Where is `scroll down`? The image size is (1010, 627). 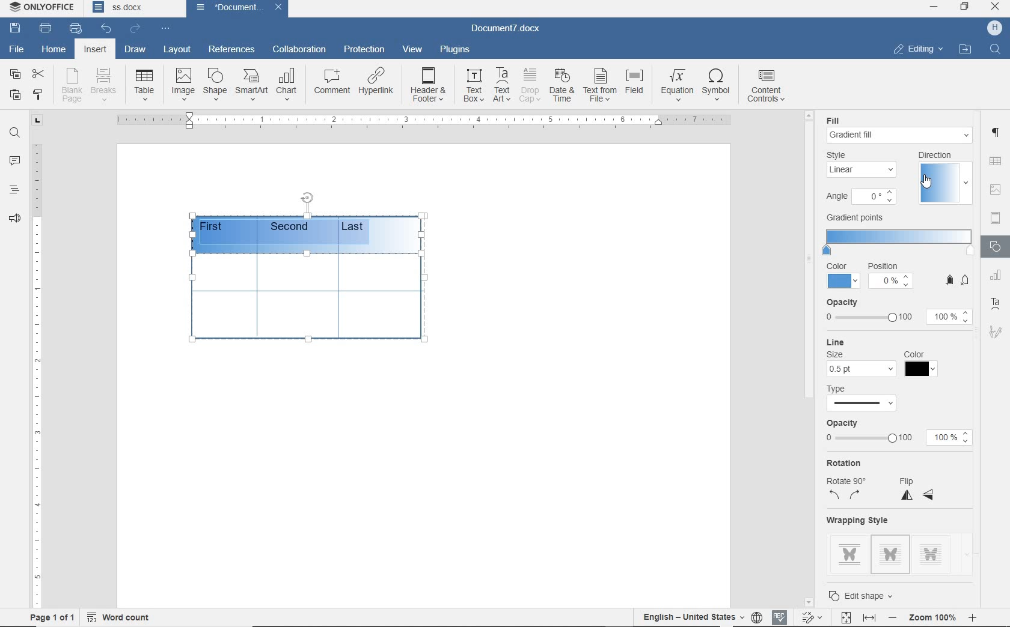
scroll down is located at coordinates (809, 601).